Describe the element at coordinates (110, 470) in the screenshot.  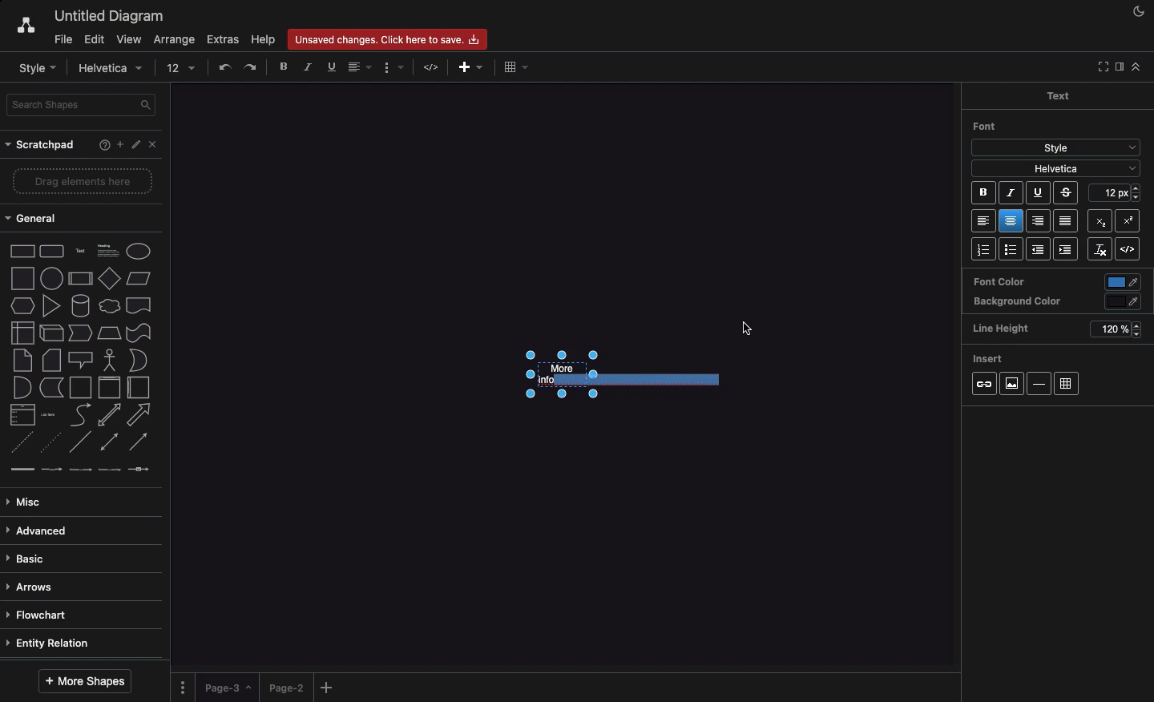
I see `connector with 3 labels` at that location.